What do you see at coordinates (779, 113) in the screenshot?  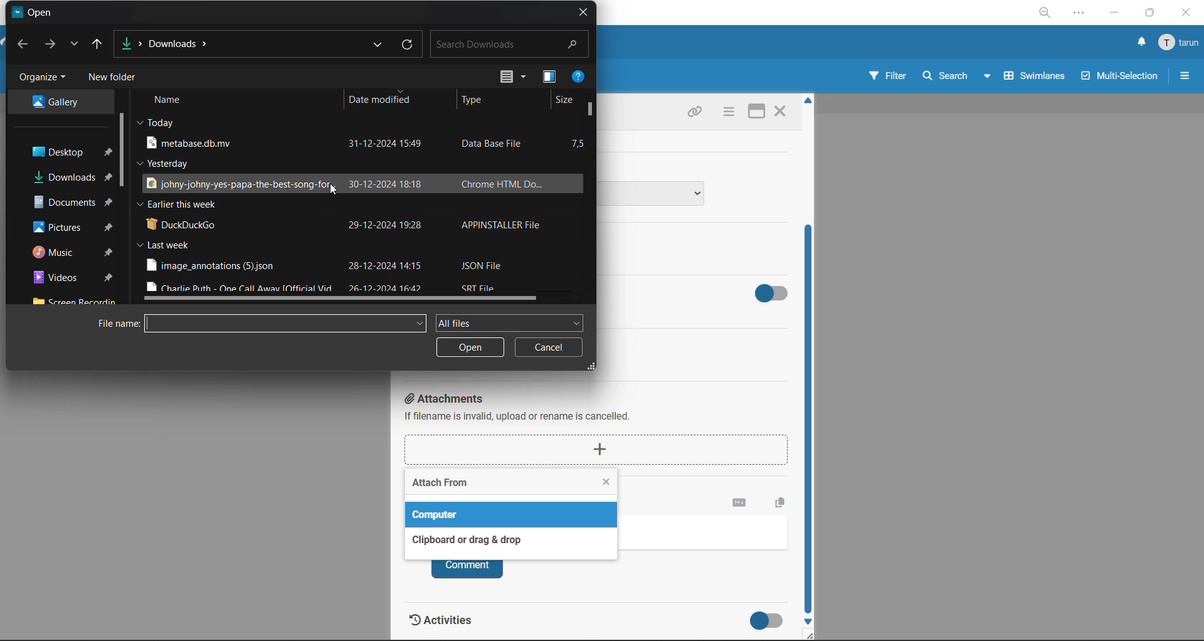 I see `close` at bounding box center [779, 113].